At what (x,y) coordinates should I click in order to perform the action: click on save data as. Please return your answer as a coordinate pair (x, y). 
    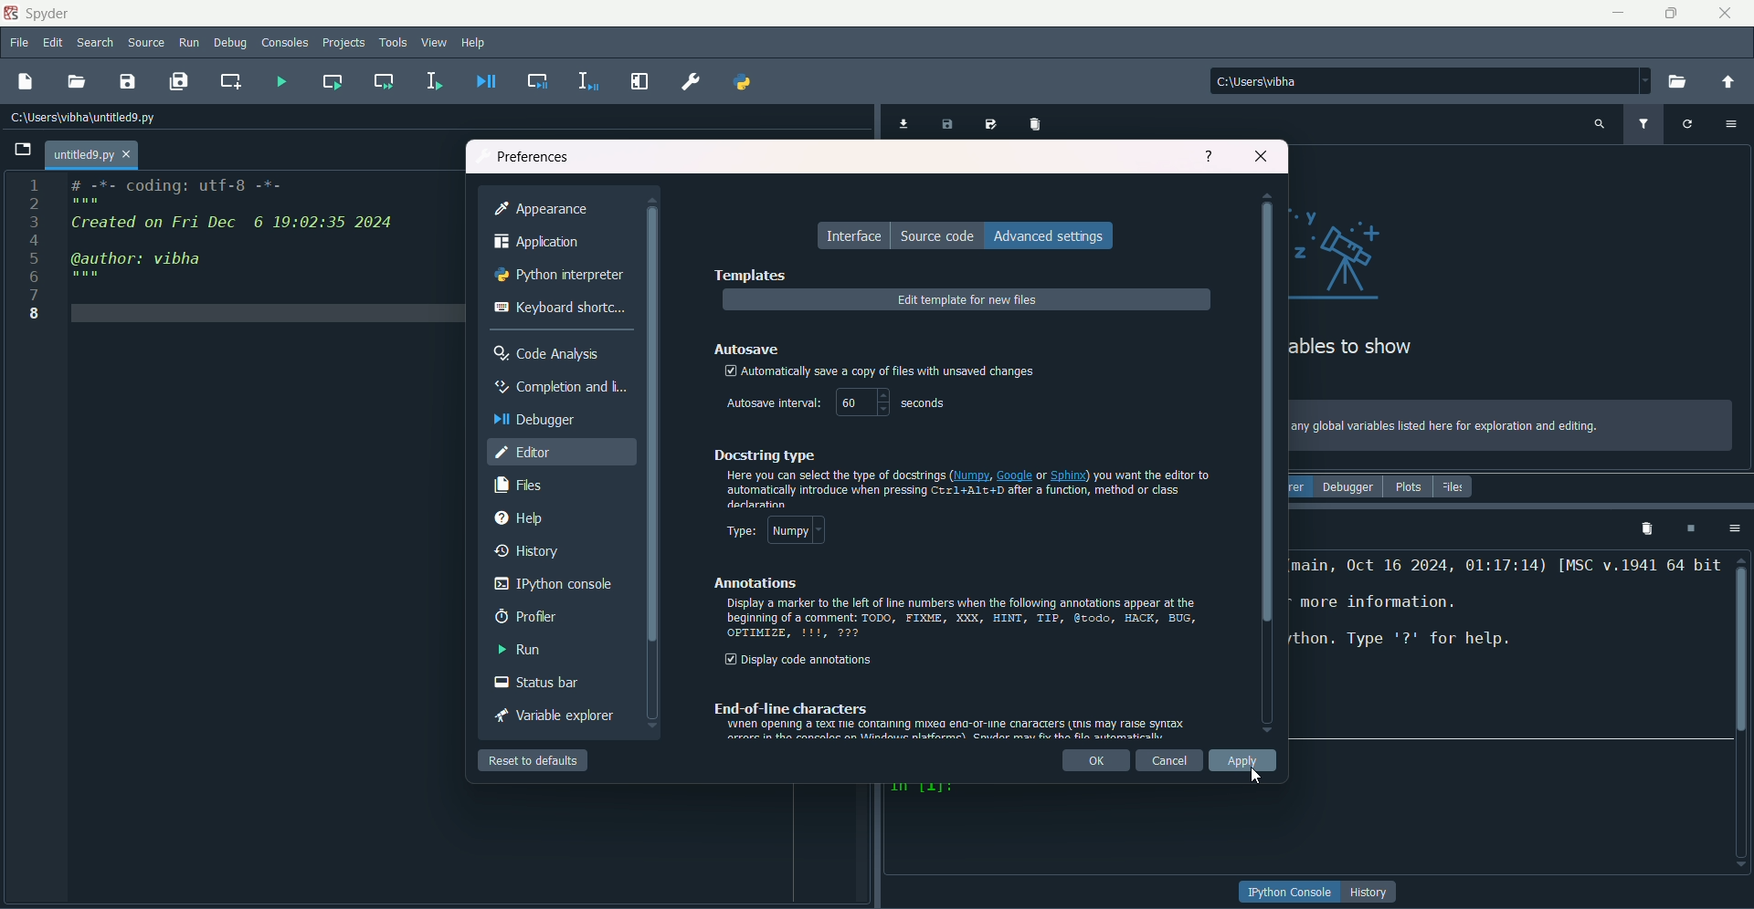
    Looking at the image, I should click on (993, 125).